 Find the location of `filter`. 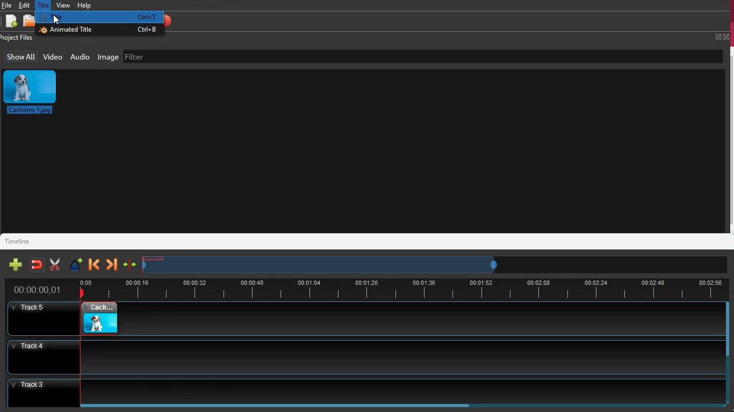

filter is located at coordinates (193, 55).